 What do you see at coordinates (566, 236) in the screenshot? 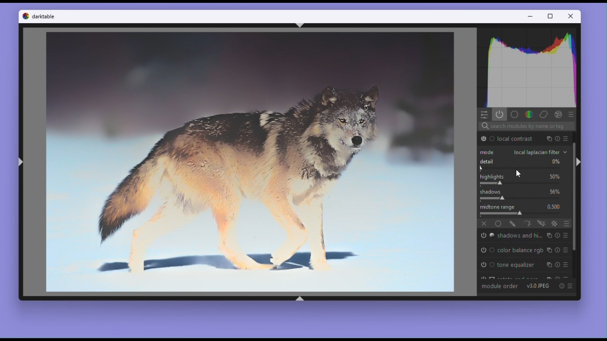
I see `presets` at bounding box center [566, 236].